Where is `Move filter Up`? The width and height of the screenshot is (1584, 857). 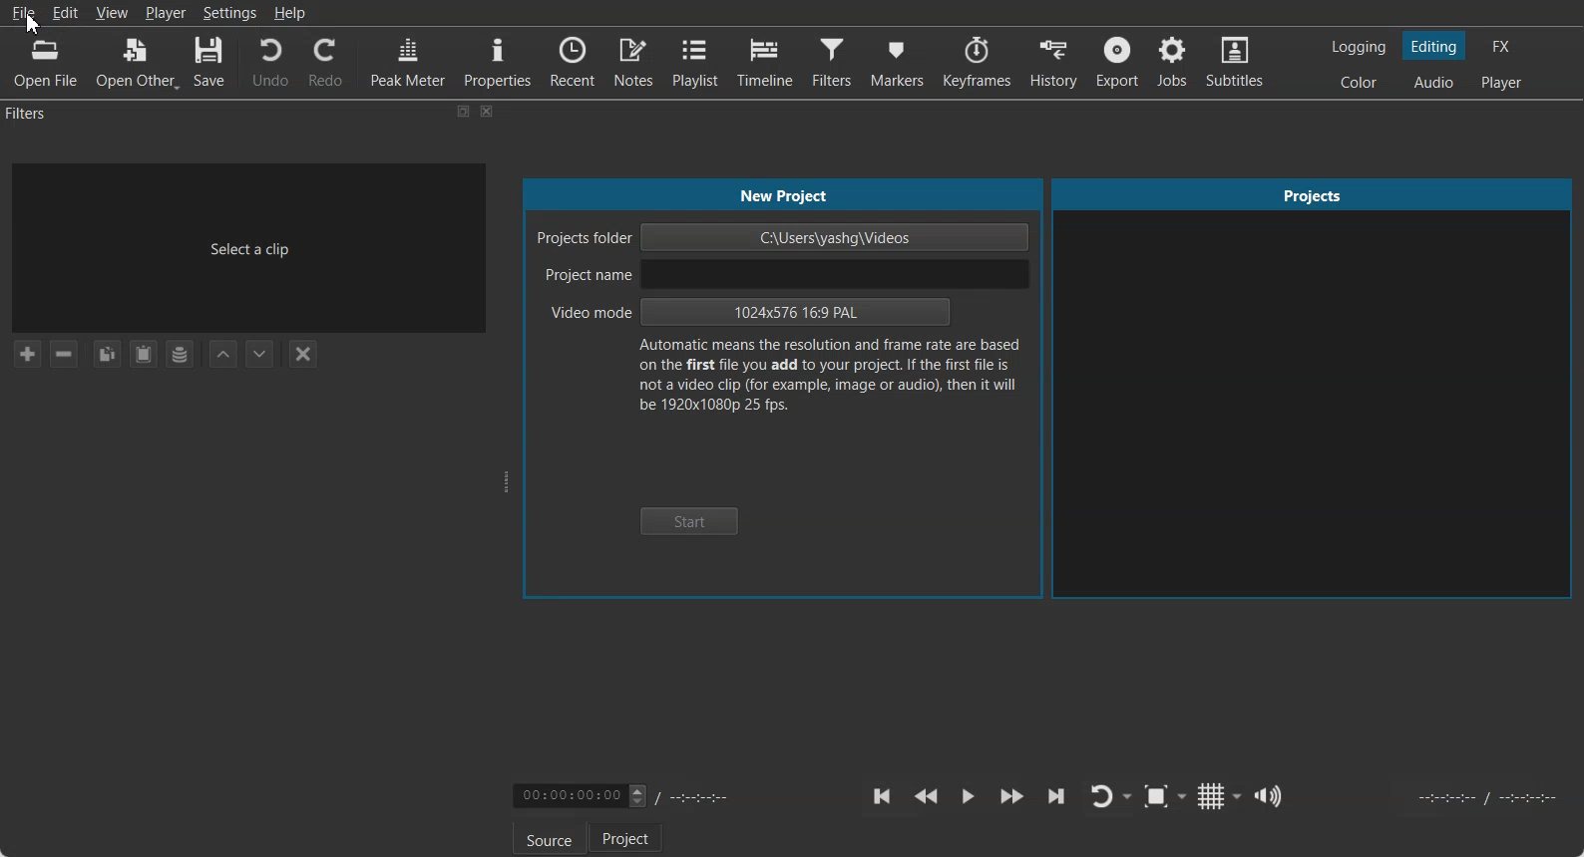
Move filter Up is located at coordinates (223, 354).